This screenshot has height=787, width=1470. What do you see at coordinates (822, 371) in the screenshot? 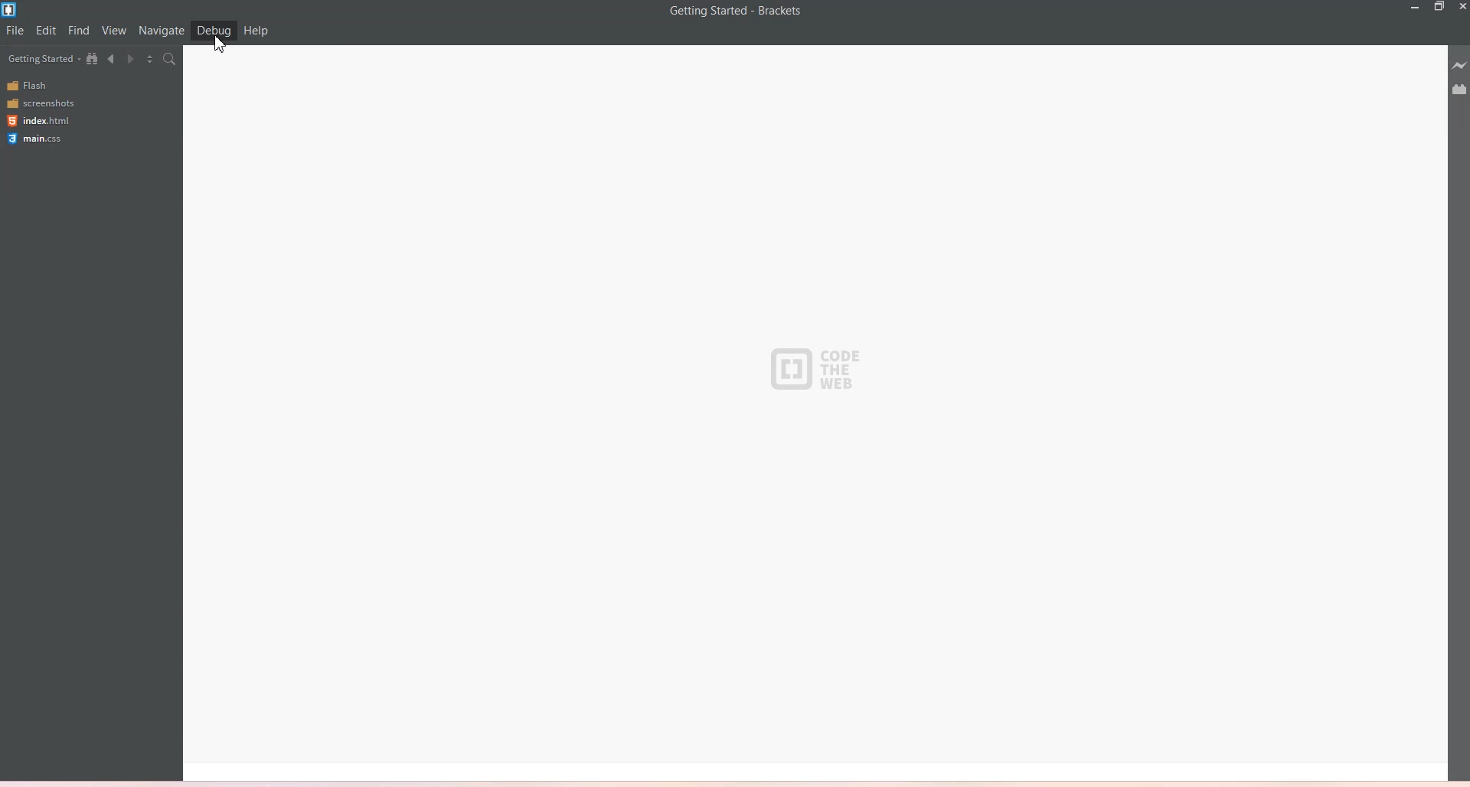
I see `Code The  Web` at bounding box center [822, 371].